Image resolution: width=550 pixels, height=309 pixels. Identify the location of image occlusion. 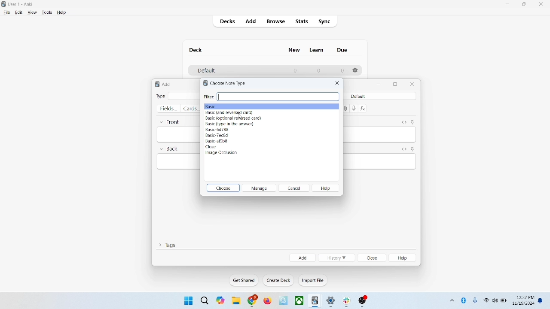
(225, 154).